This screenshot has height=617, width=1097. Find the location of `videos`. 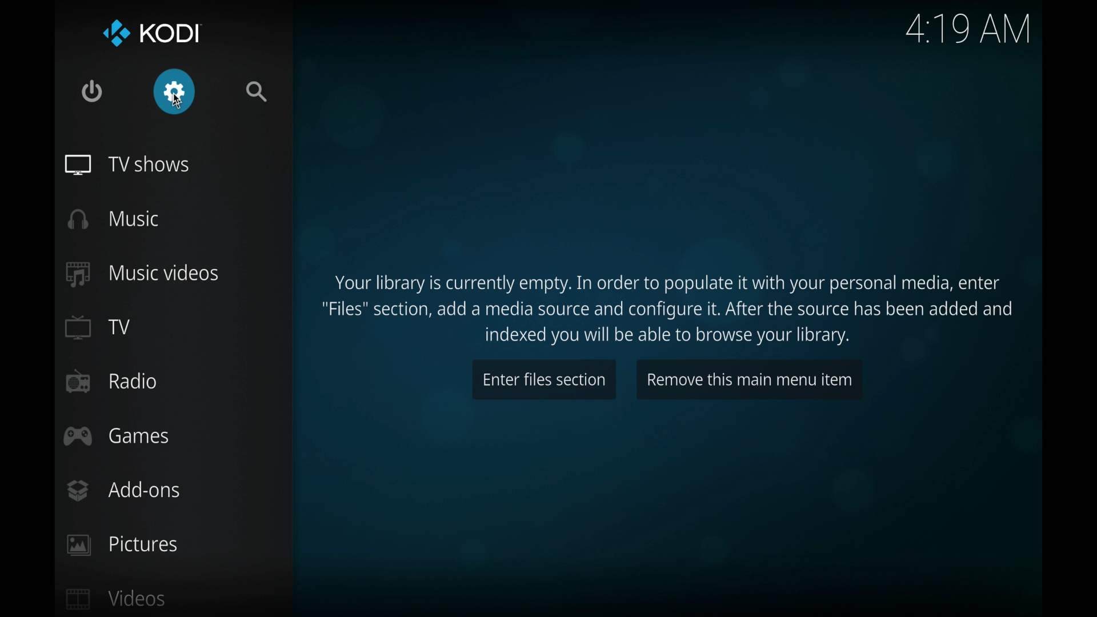

videos is located at coordinates (116, 598).